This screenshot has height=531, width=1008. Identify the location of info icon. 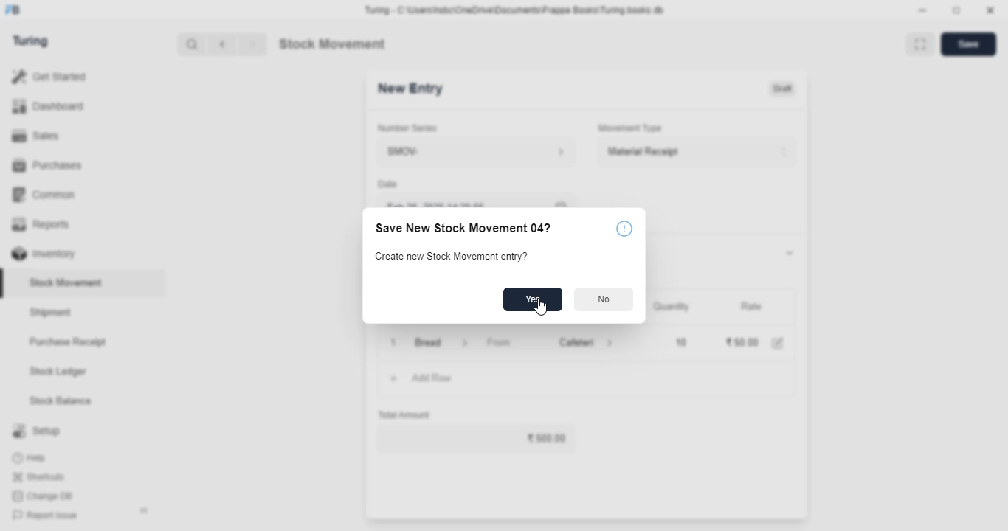
(624, 228).